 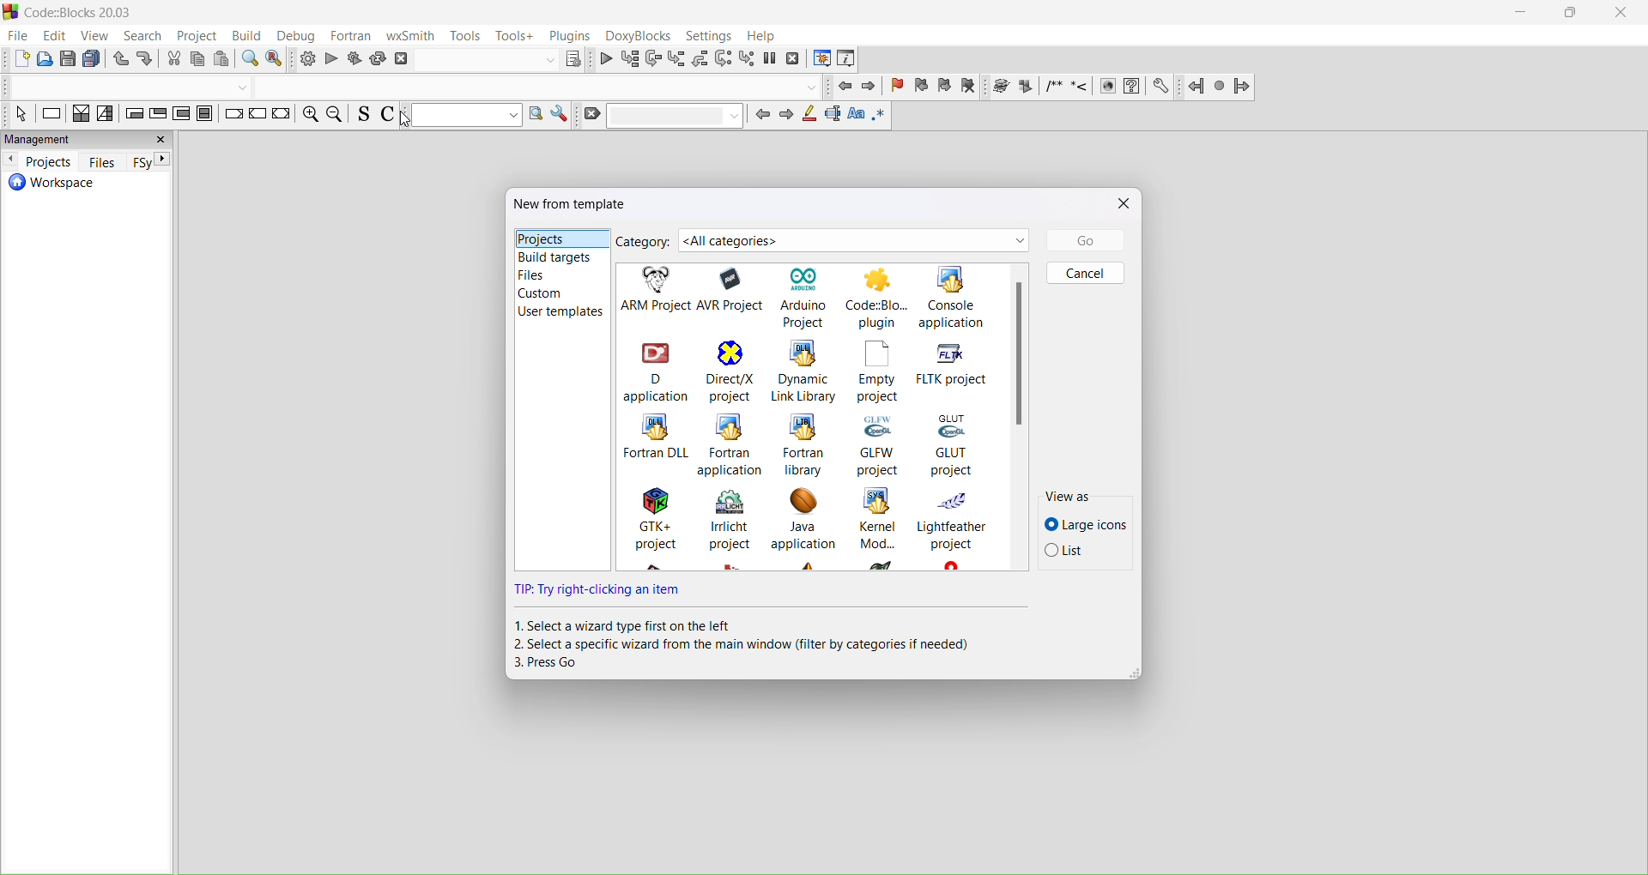 I want to click on open, so click(x=45, y=59).